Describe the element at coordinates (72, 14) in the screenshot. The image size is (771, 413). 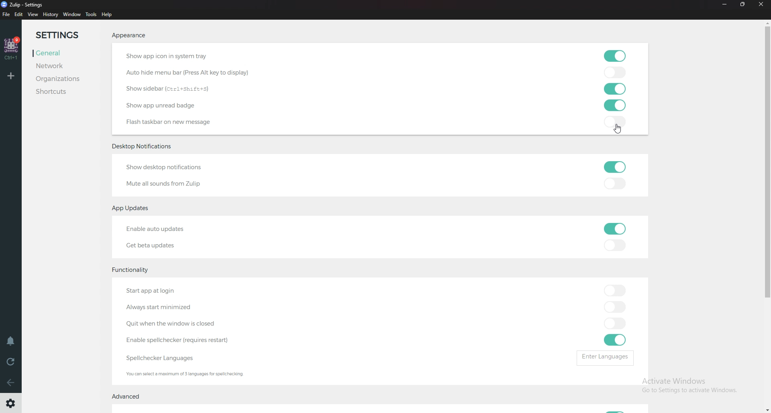
I see `Window` at that location.